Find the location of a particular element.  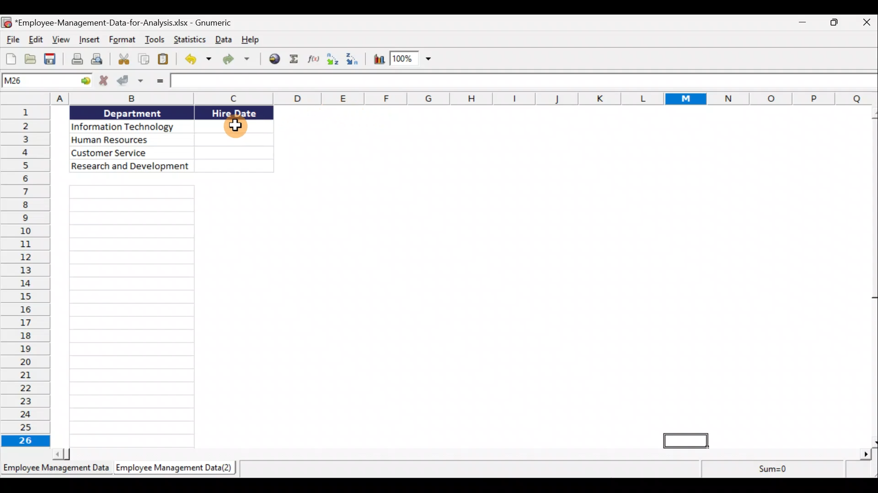

Undo last action is located at coordinates (196, 60).